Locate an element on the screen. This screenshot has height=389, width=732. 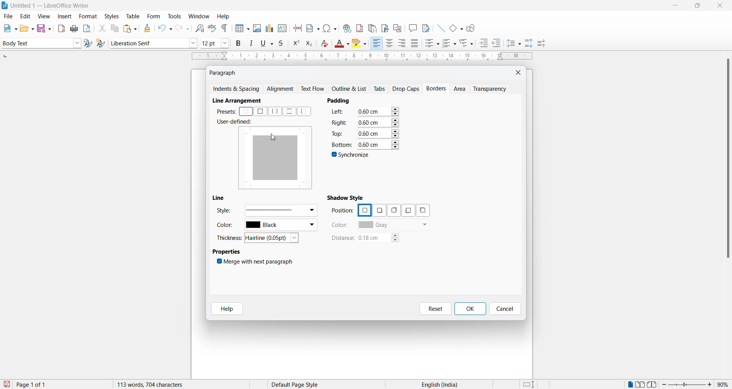
right is located at coordinates (339, 122).